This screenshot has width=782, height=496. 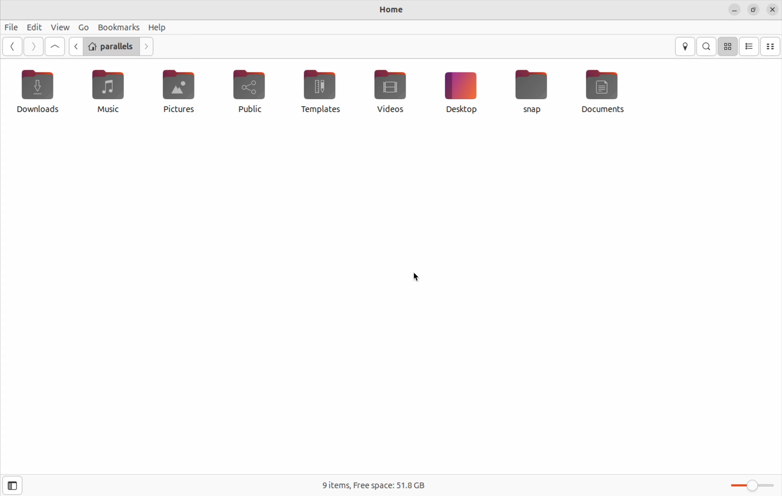 I want to click on cursor, so click(x=418, y=277).